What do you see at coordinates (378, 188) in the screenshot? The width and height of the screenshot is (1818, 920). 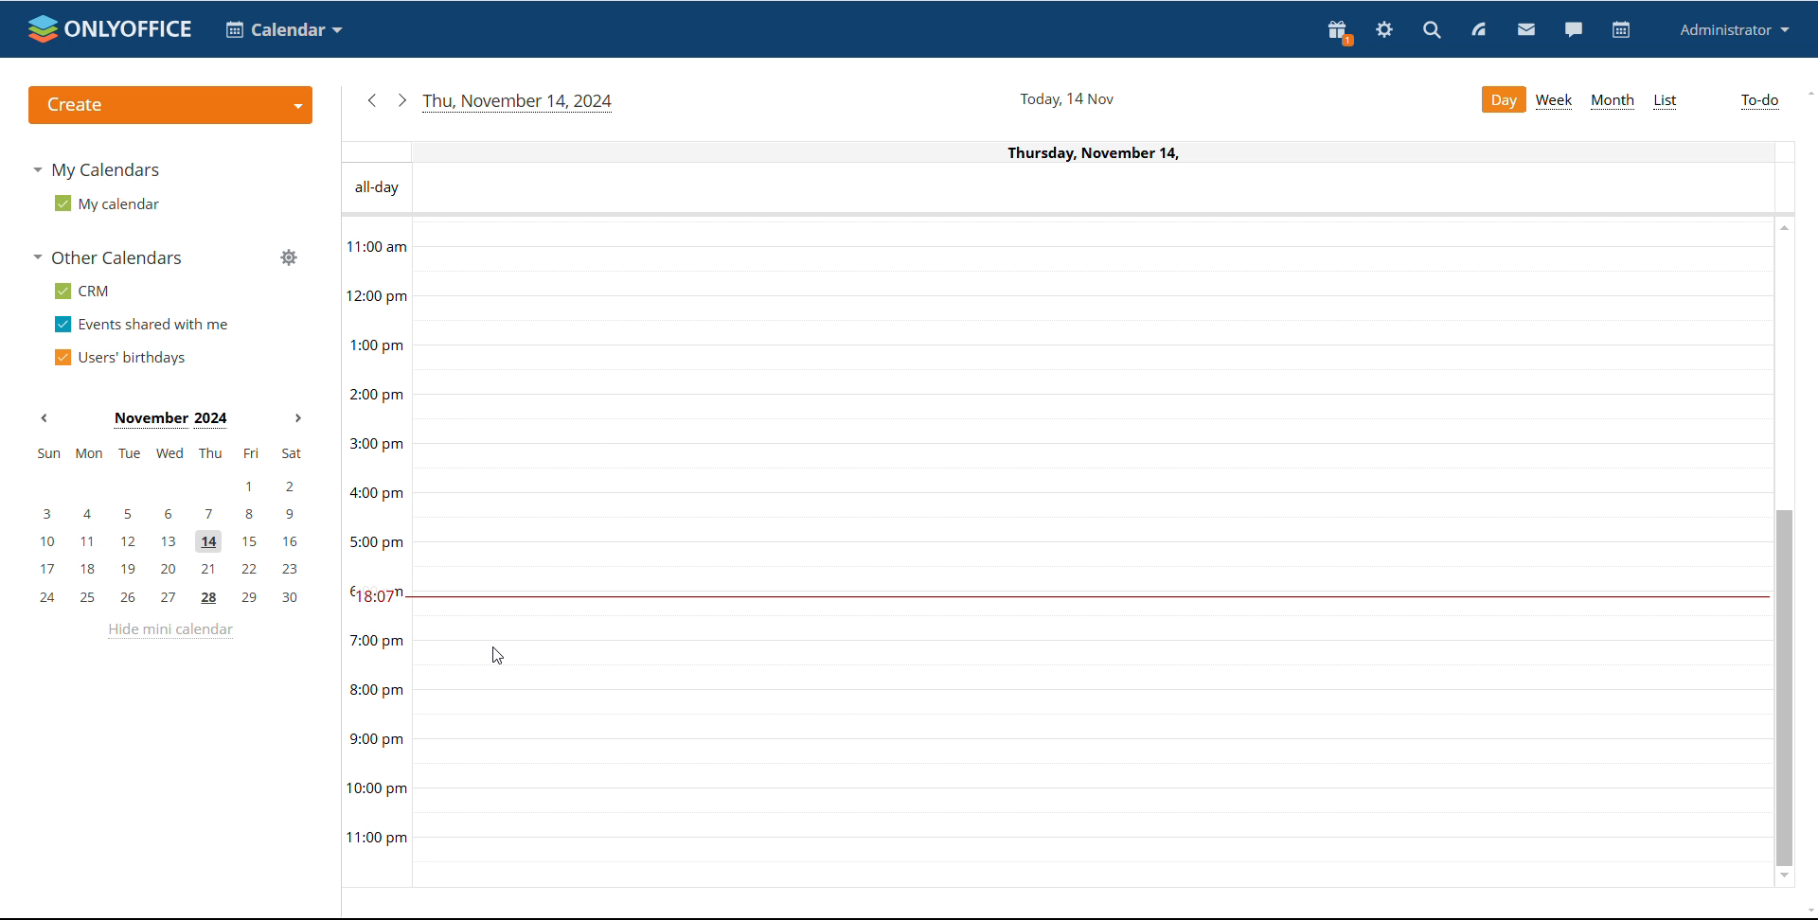 I see `All - day` at bounding box center [378, 188].